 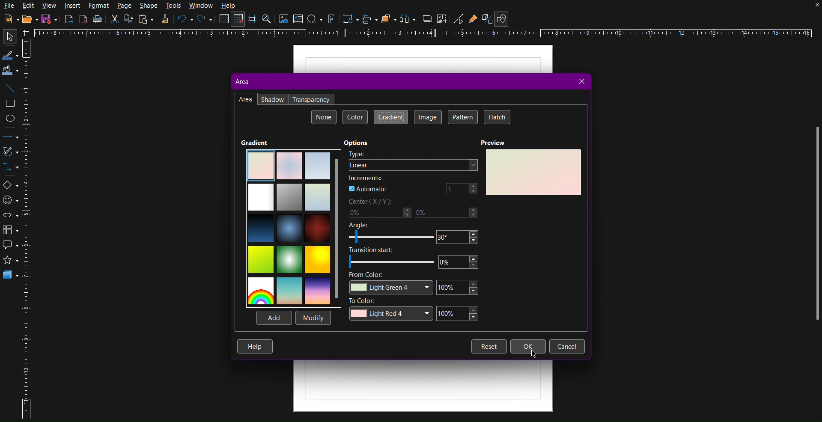 What do you see at coordinates (11, 277) in the screenshot?
I see `3D Objects` at bounding box center [11, 277].